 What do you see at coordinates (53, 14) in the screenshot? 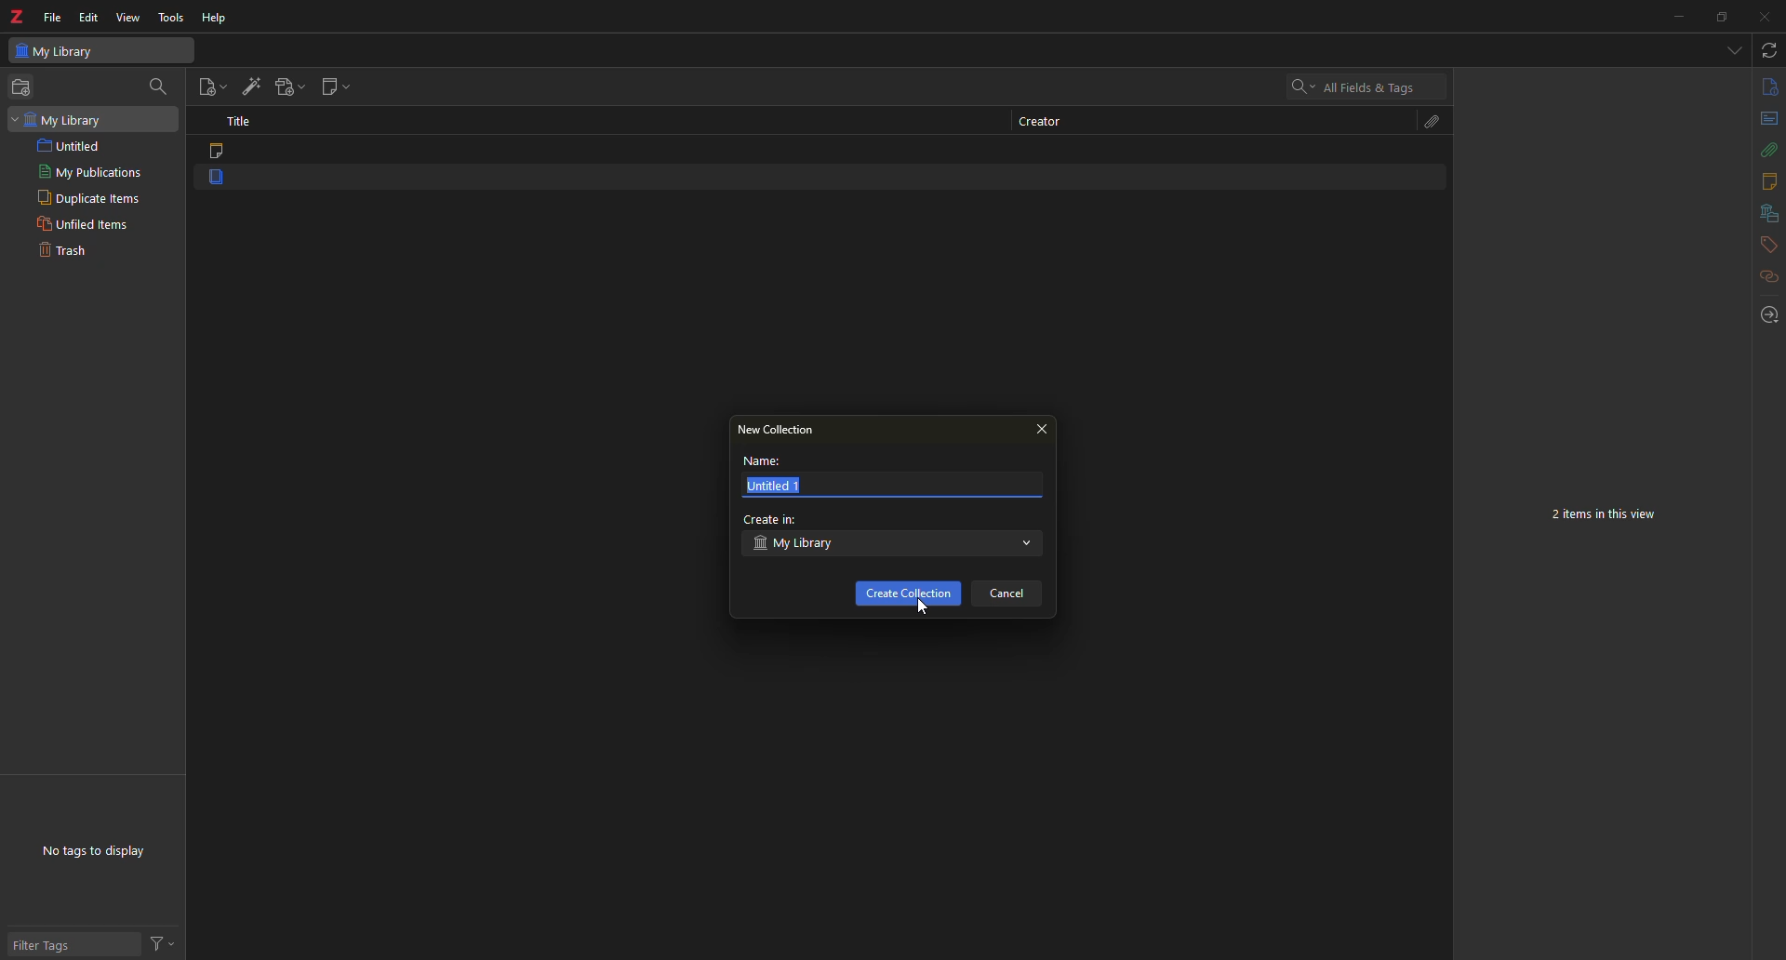
I see `file` at bounding box center [53, 14].